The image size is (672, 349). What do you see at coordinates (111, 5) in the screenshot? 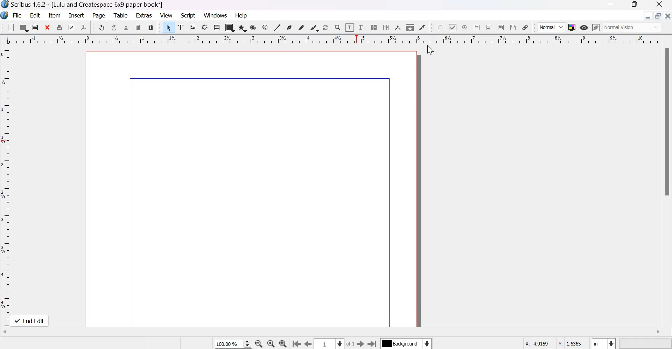
I see `Scribus 1.6.2 - [Document Template: Lulu and Createspace 6*9 paper book]` at bounding box center [111, 5].